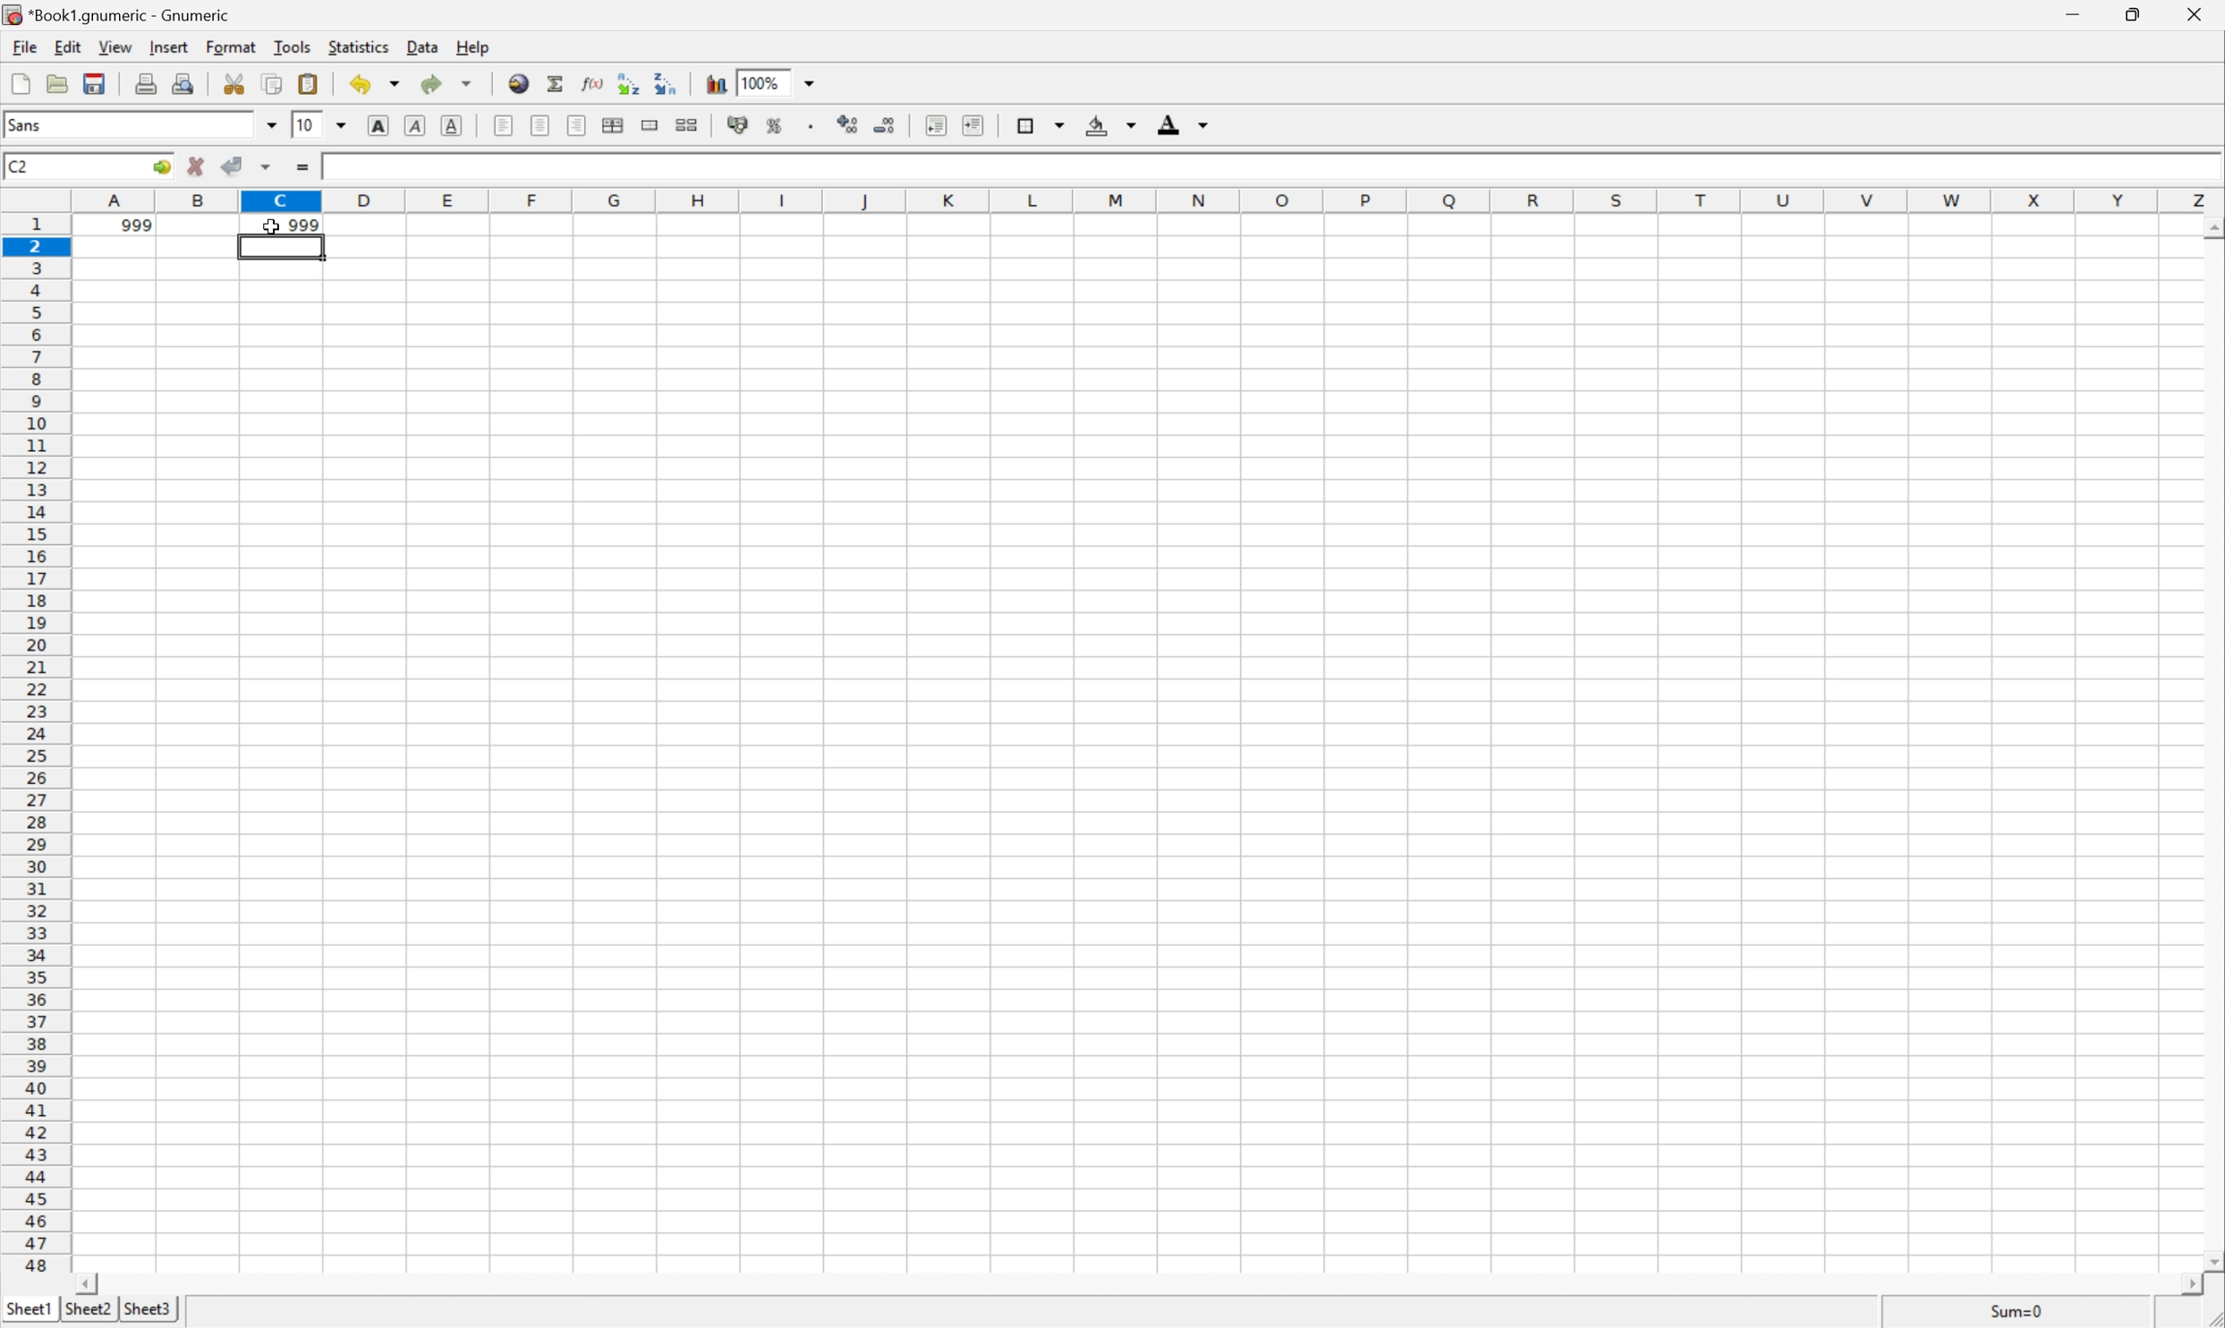 This screenshot has width=2225, height=1328. What do you see at coordinates (119, 47) in the screenshot?
I see `view` at bounding box center [119, 47].